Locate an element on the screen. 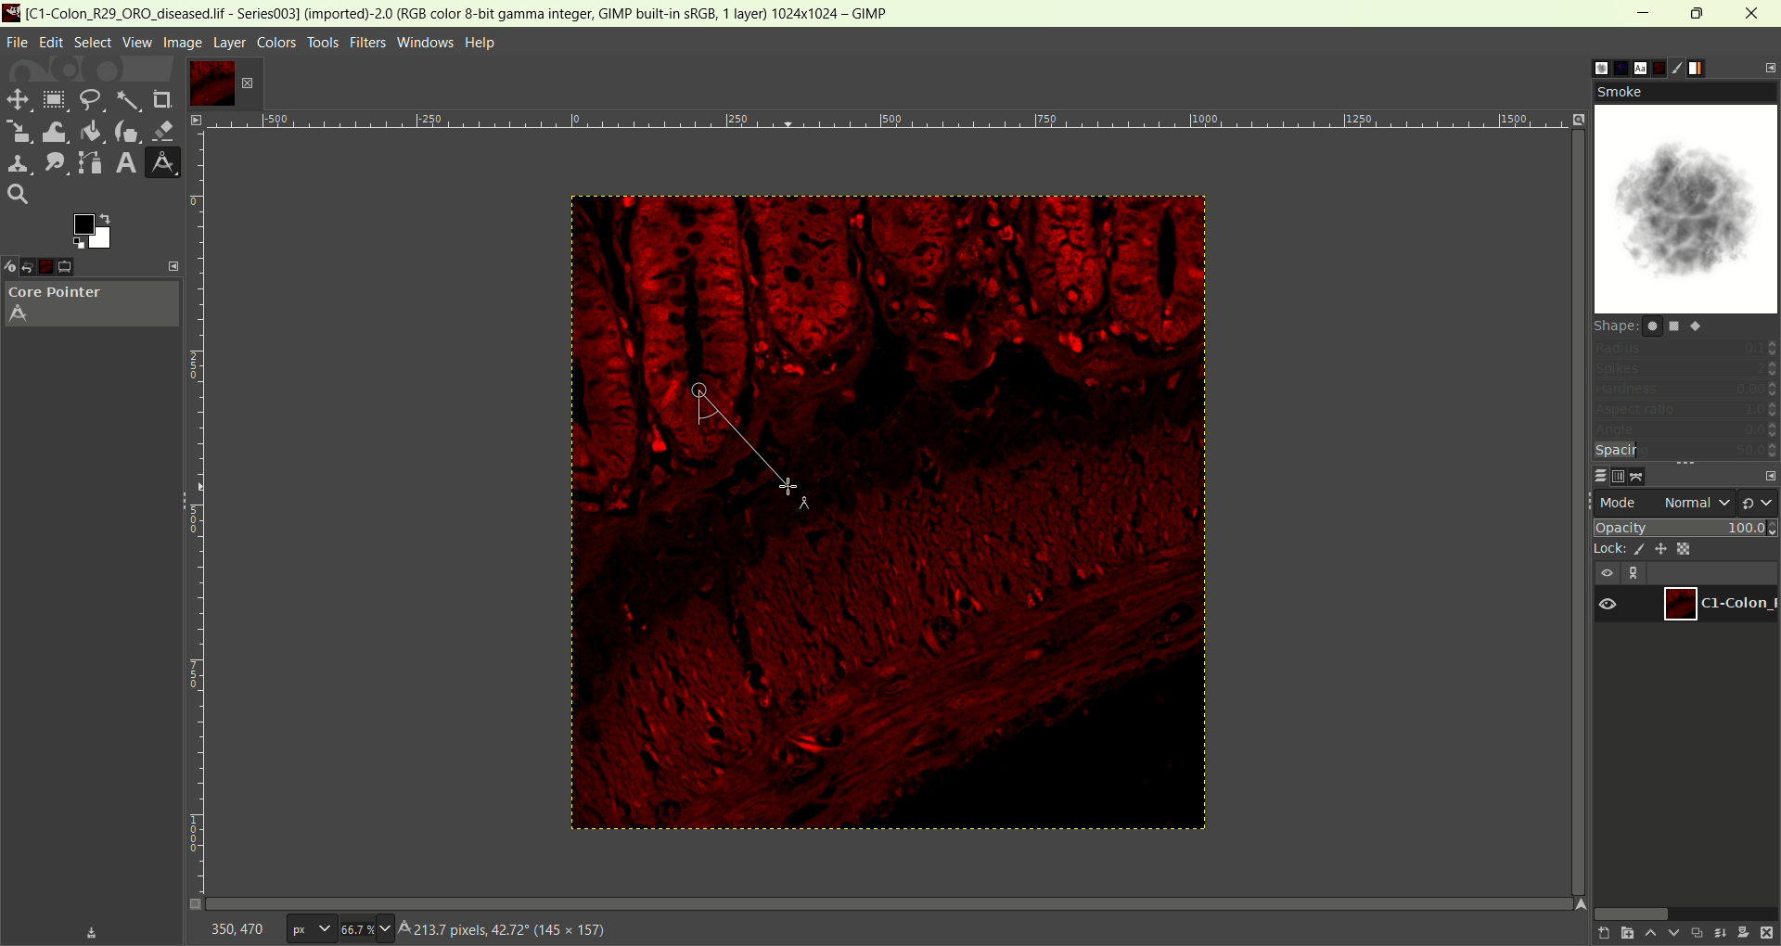  cursor is located at coordinates (695, 392).